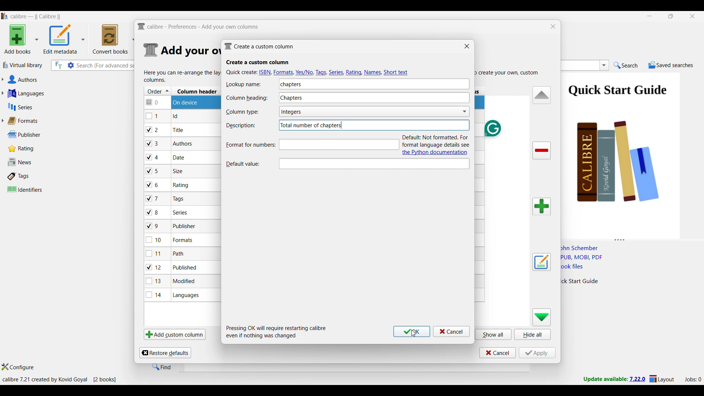 This screenshot has width=704, height=396. What do you see at coordinates (276, 332) in the screenshot?
I see `Description of steps following saving inputs made` at bounding box center [276, 332].